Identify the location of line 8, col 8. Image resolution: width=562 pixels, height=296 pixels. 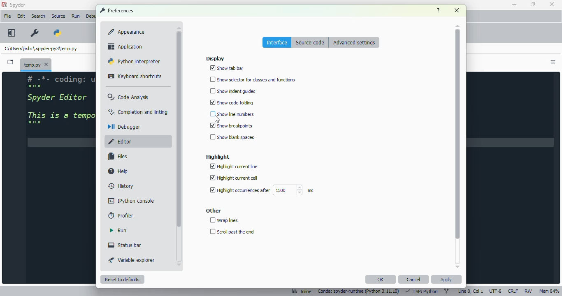
(471, 291).